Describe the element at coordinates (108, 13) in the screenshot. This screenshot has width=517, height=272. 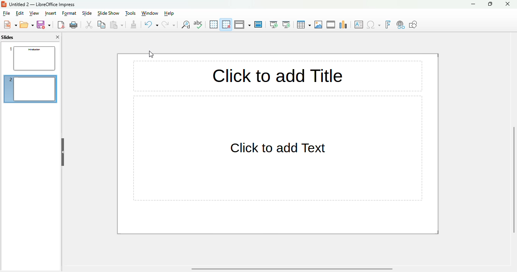
I see `slide show` at that location.